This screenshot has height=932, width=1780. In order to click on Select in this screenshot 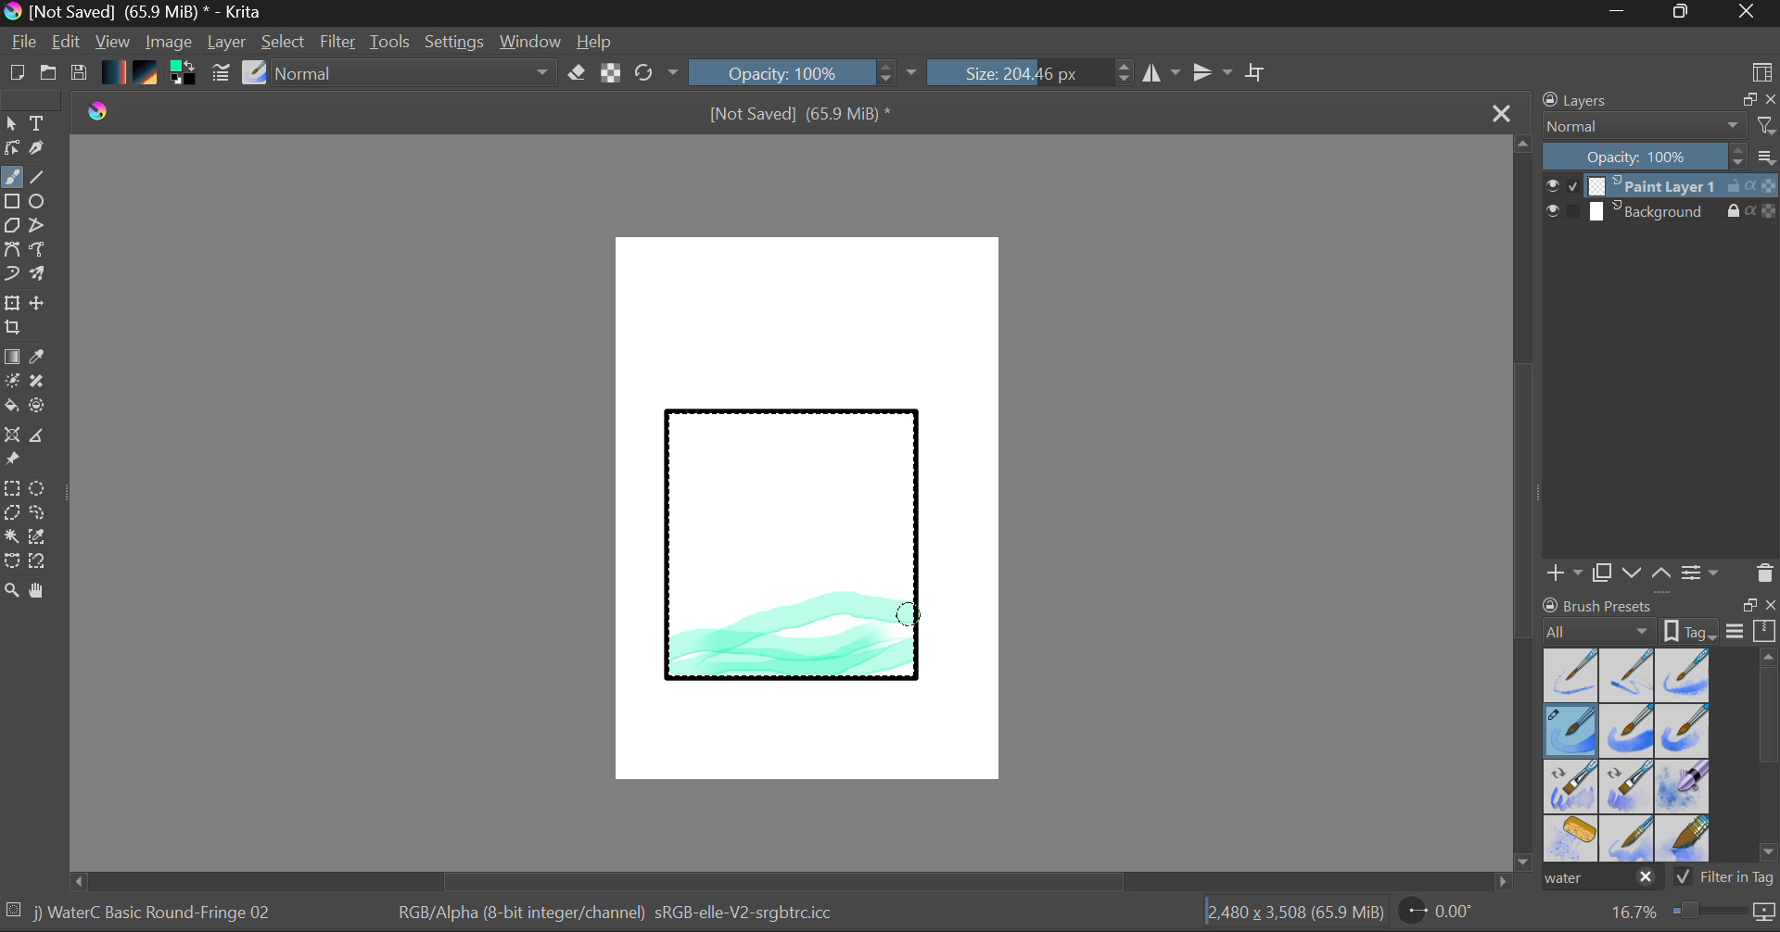, I will do `click(285, 43)`.